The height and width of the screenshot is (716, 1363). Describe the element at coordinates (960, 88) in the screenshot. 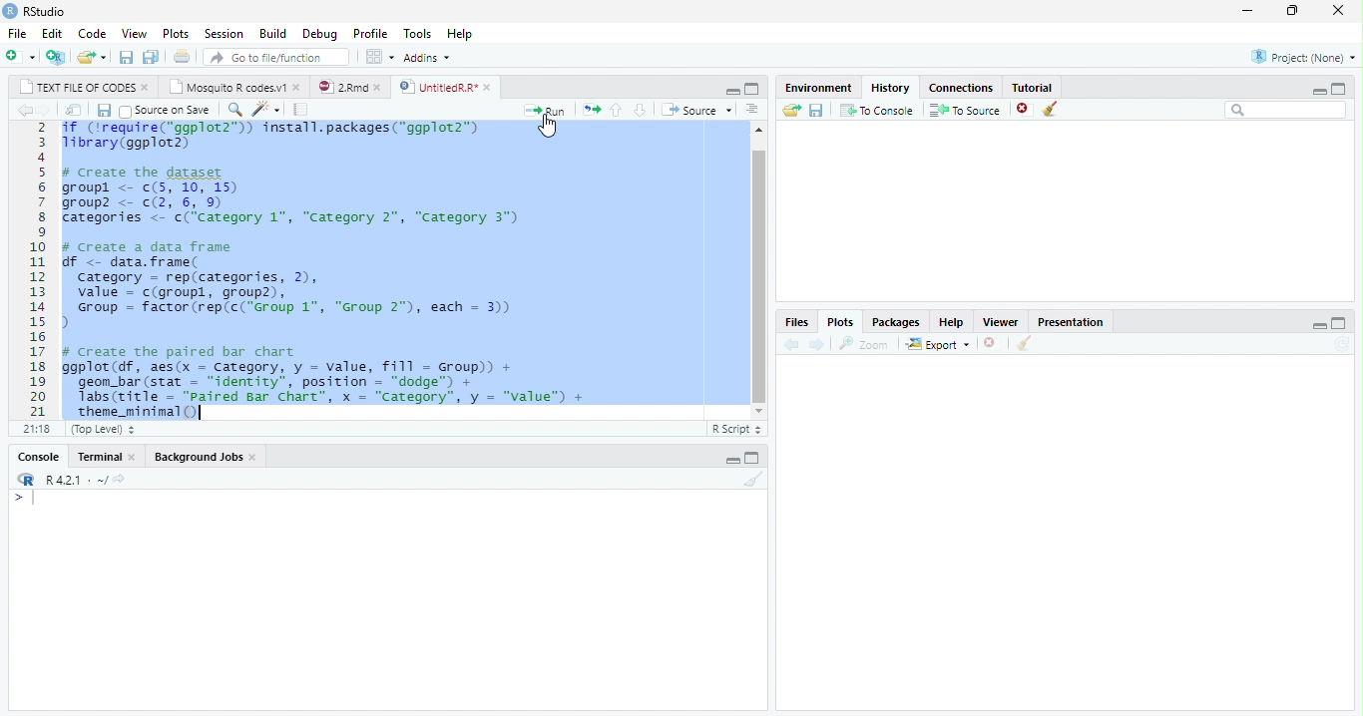

I see `connections` at that location.